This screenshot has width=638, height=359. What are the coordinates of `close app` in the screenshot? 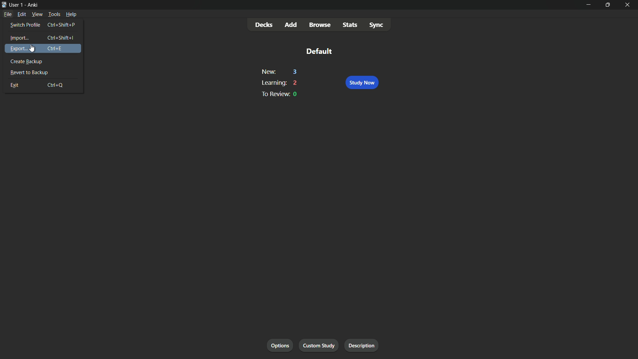 It's located at (629, 5).